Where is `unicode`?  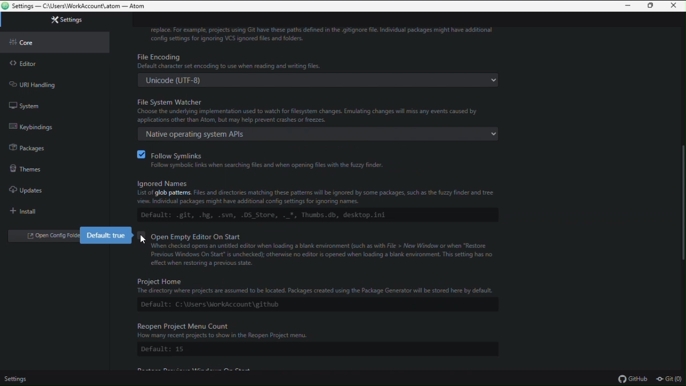 unicode is located at coordinates (320, 79).